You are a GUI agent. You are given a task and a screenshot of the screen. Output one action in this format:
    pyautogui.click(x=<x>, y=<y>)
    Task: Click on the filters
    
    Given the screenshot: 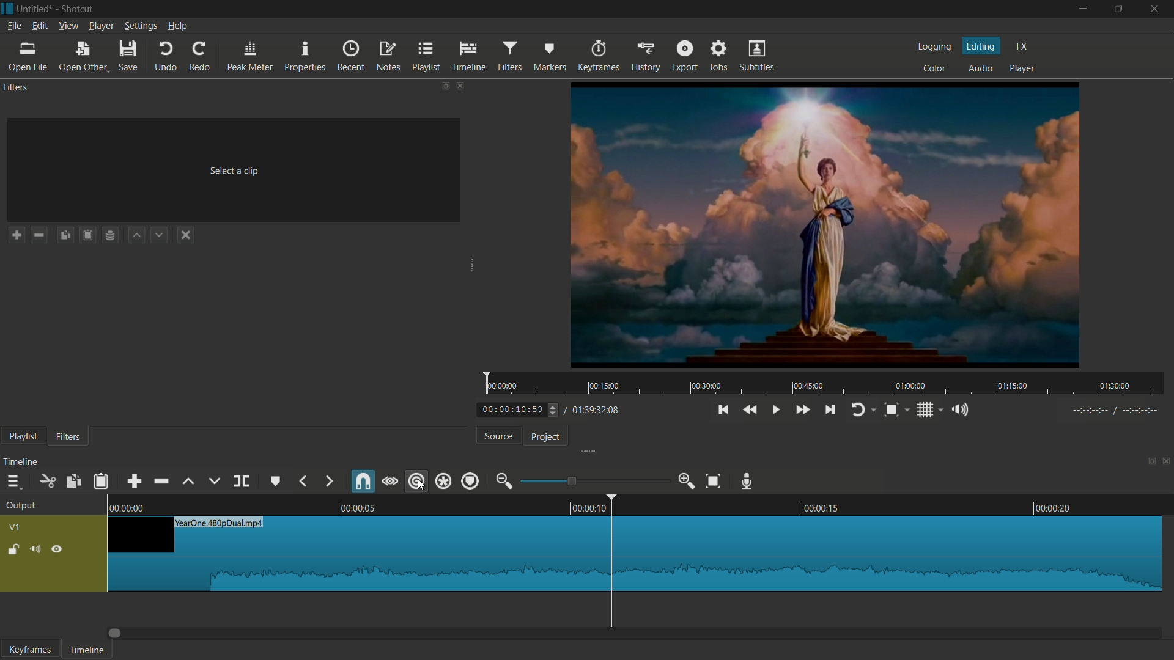 What is the action you would take?
    pyautogui.click(x=16, y=88)
    